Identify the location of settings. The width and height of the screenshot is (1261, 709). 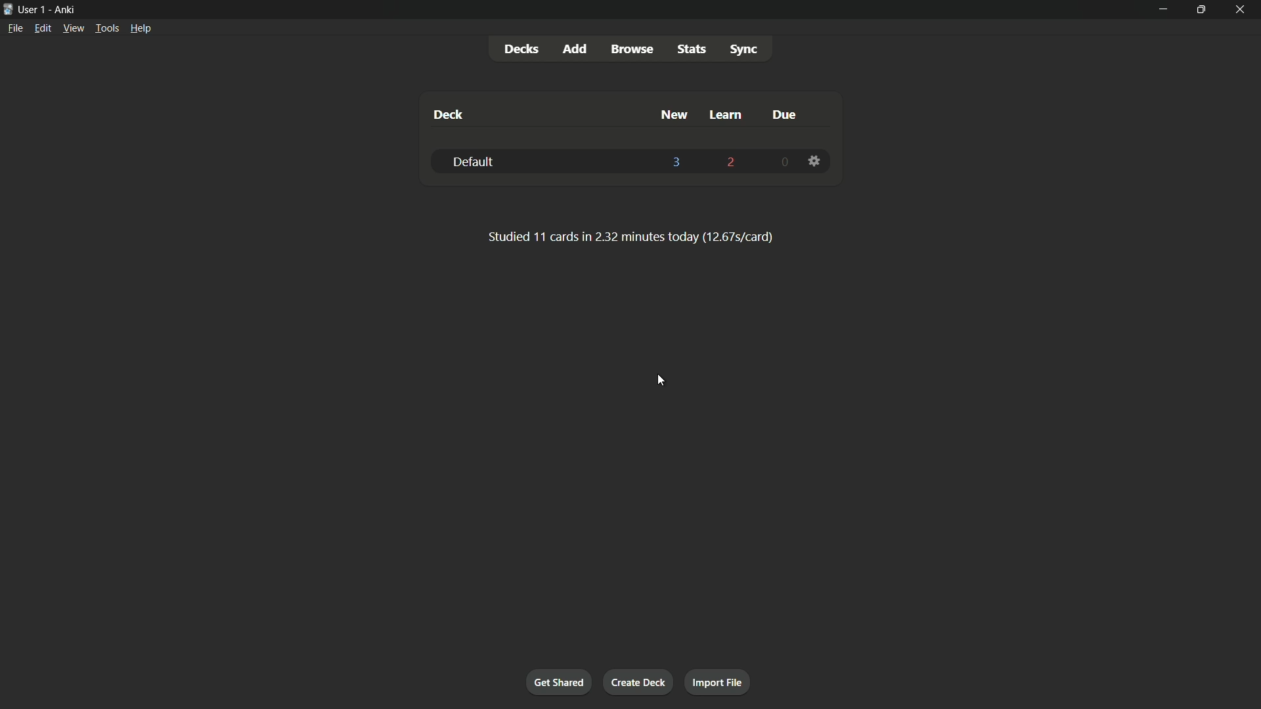
(814, 161).